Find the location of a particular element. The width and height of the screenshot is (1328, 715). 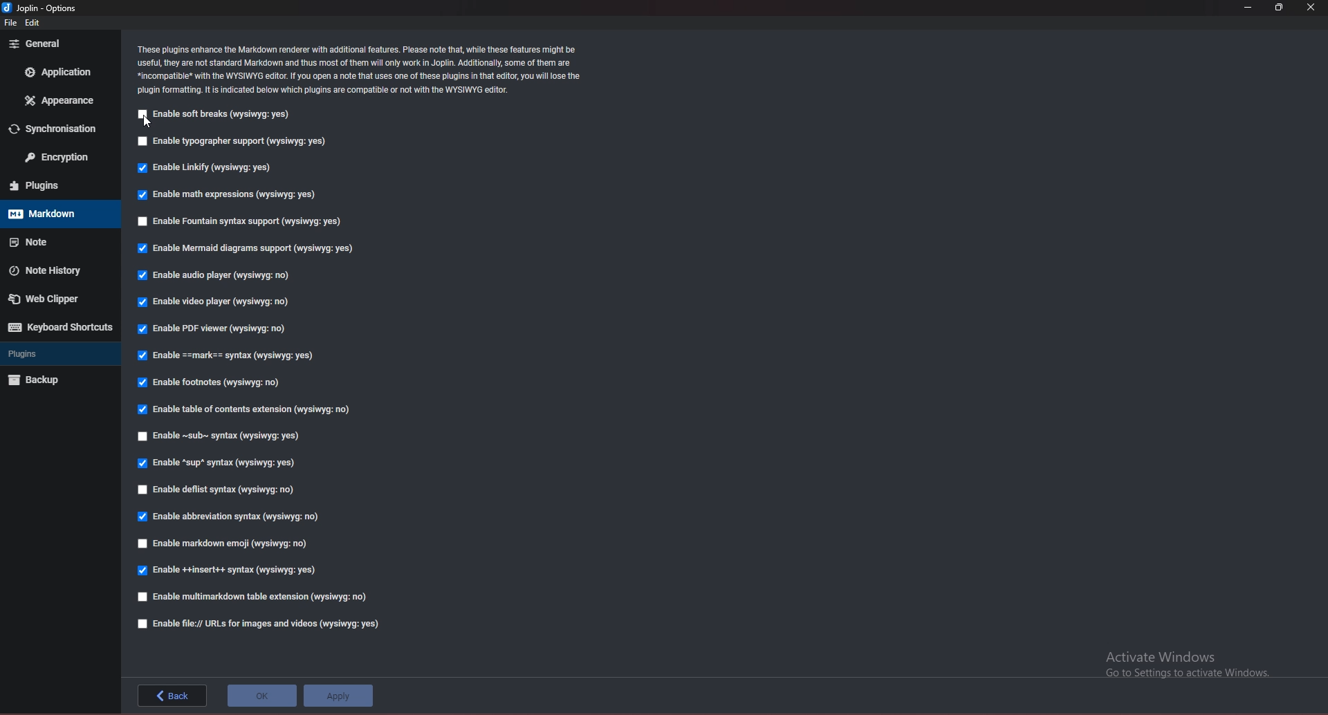

enable soft breaks is located at coordinates (218, 115).